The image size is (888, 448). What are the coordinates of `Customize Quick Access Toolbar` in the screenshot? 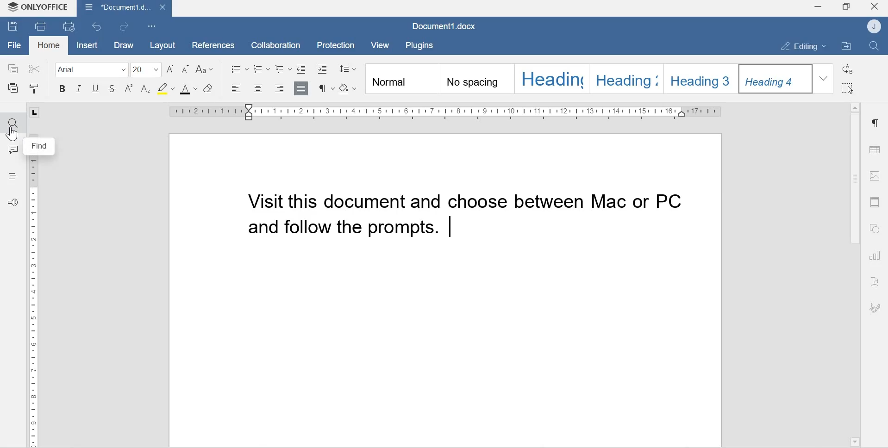 It's located at (152, 25).